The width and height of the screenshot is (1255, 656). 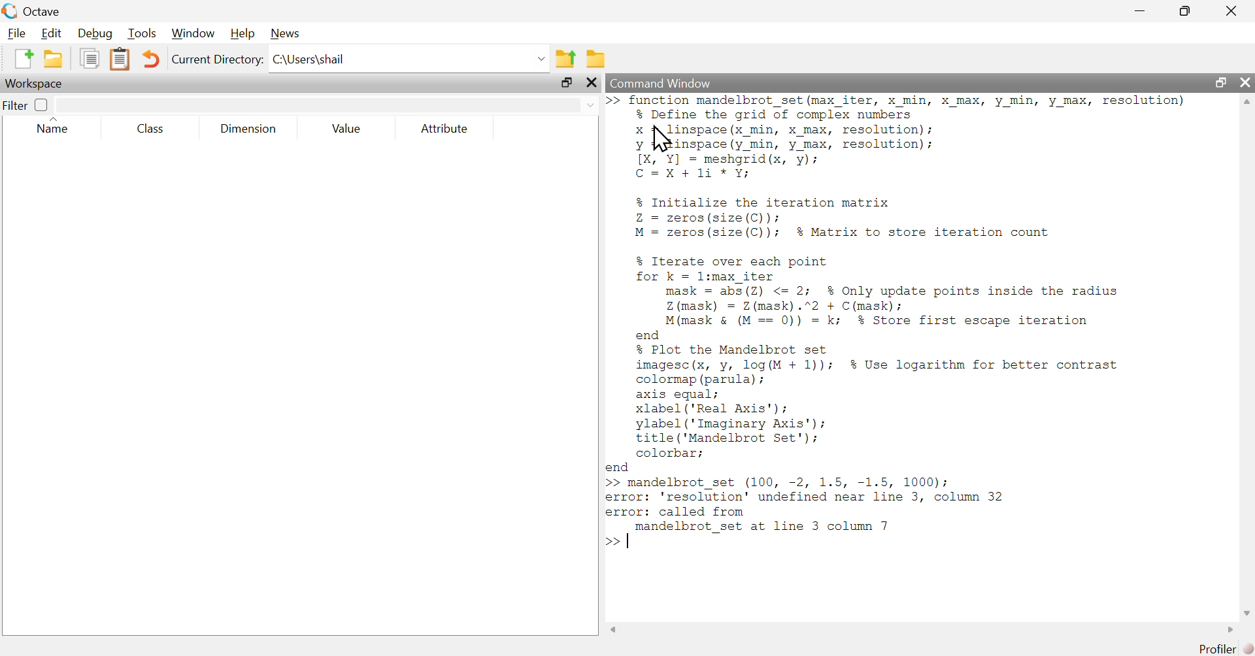 What do you see at coordinates (1244, 84) in the screenshot?
I see `close` at bounding box center [1244, 84].